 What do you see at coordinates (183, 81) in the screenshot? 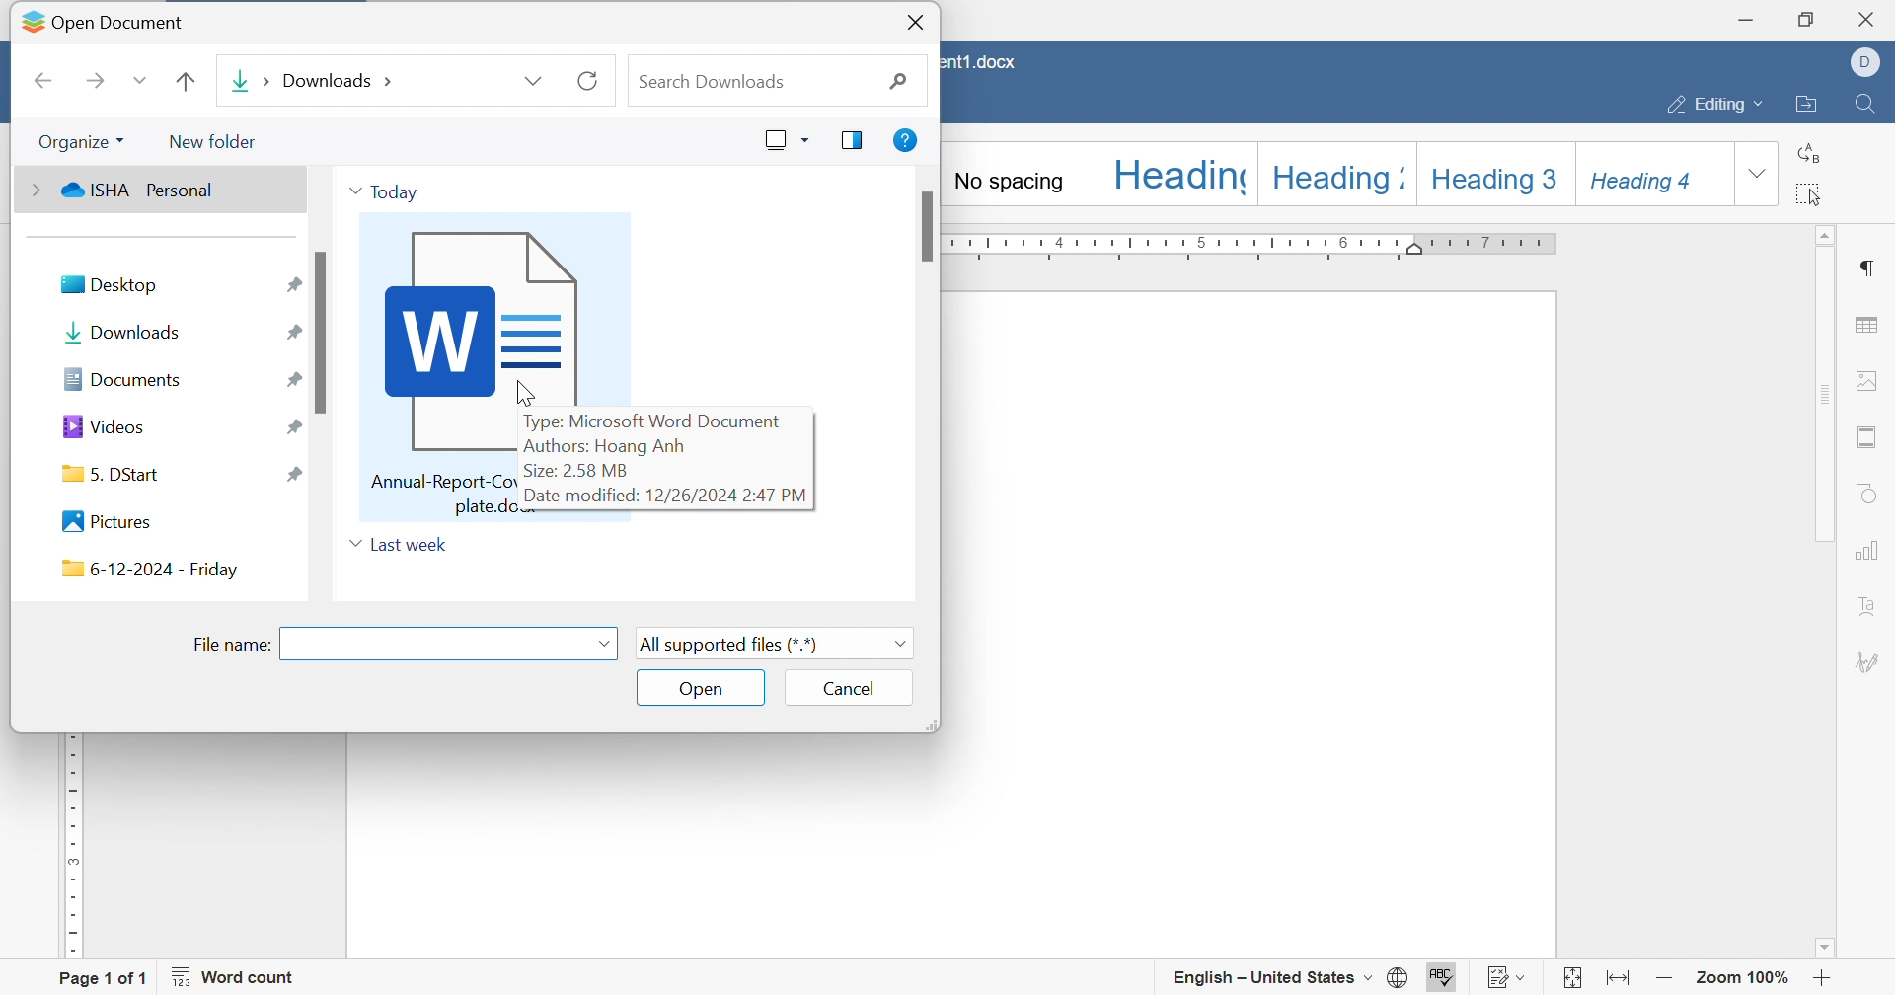
I see `previous` at bounding box center [183, 81].